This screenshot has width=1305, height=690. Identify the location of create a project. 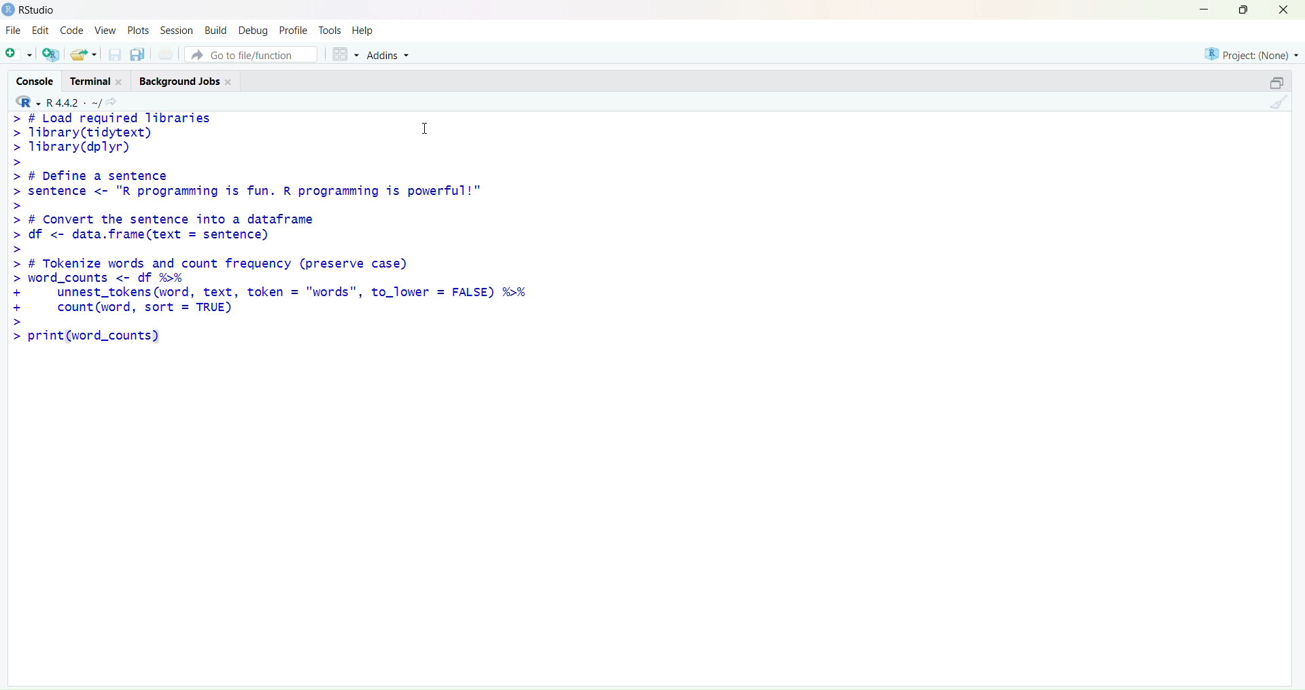
(51, 55).